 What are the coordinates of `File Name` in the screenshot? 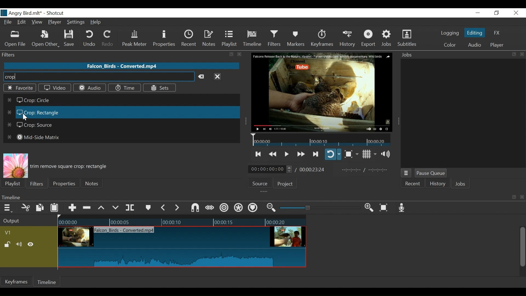 It's located at (122, 66).